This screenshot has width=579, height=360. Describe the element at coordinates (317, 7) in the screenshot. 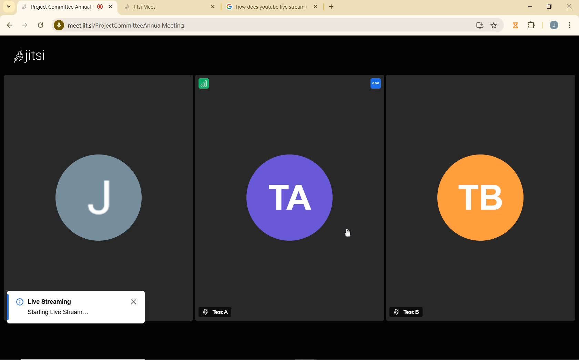

I see `close` at that location.